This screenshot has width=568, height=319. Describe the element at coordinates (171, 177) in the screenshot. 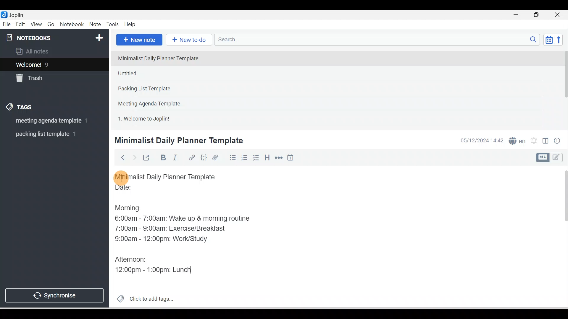

I see `Minimalist Daily Planner Template` at that location.